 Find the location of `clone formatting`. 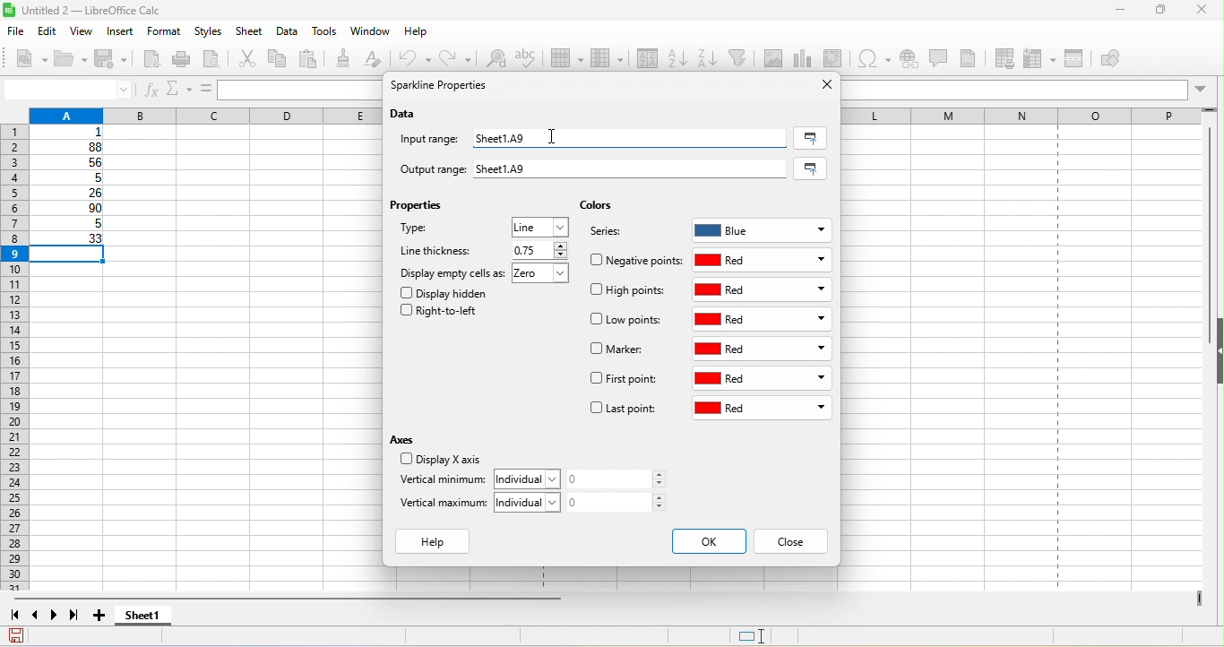

clone formatting is located at coordinates (347, 58).